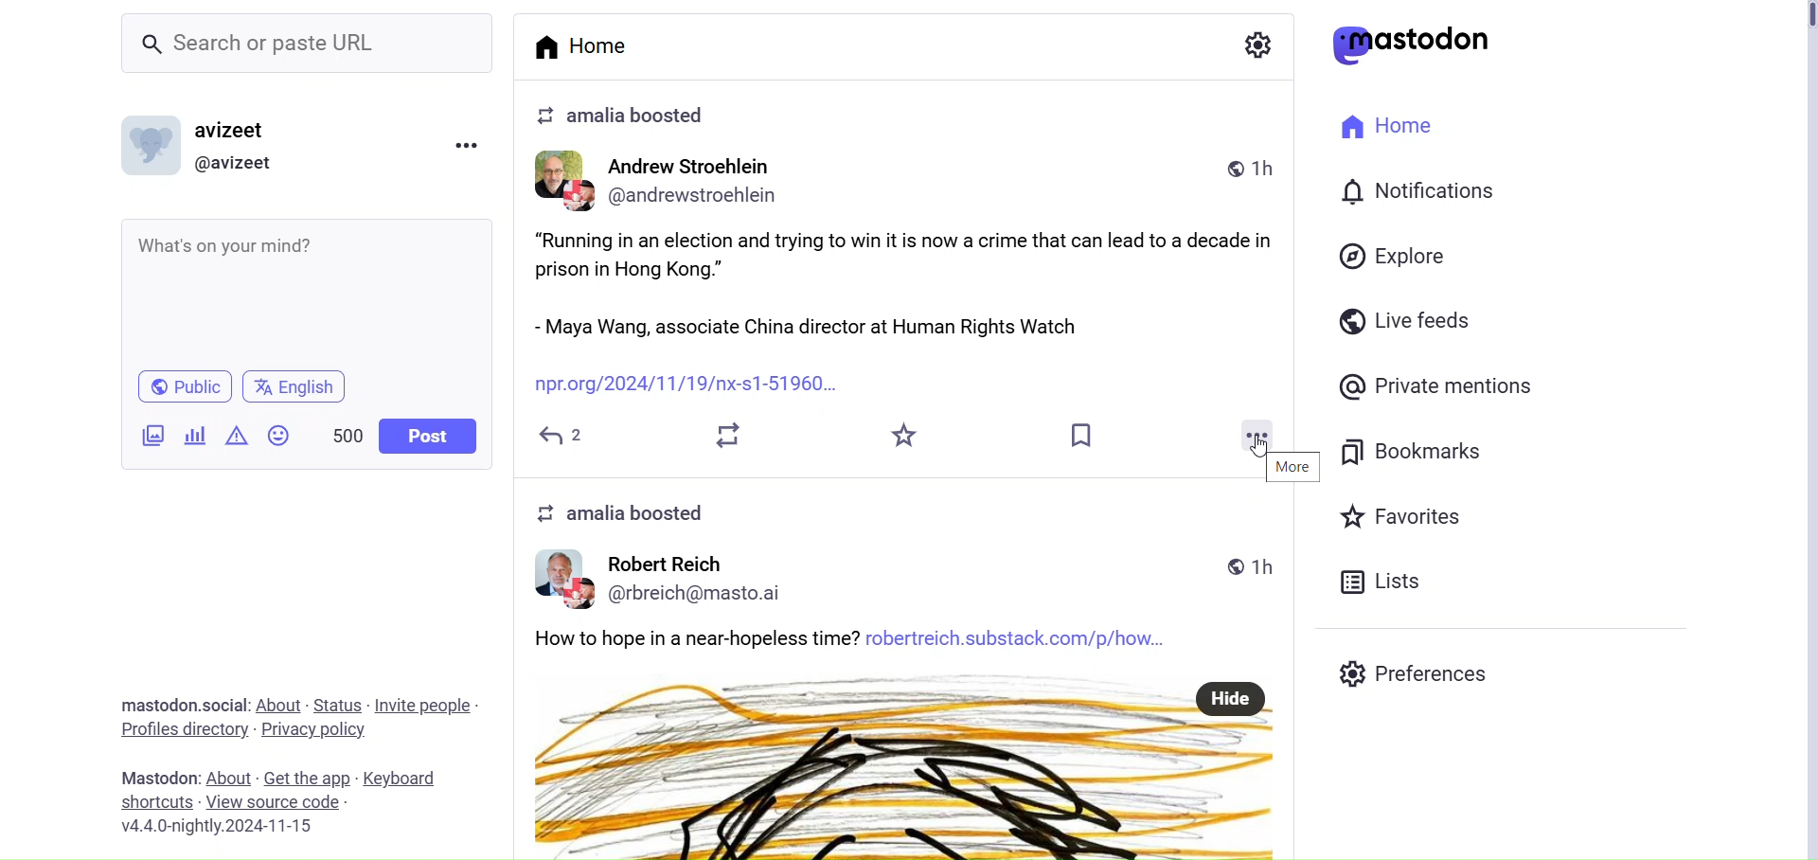 This screenshot has height=860, width=1818. What do you see at coordinates (229, 777) in the screenshot?
I see `About` at bounding box center [229, 777].